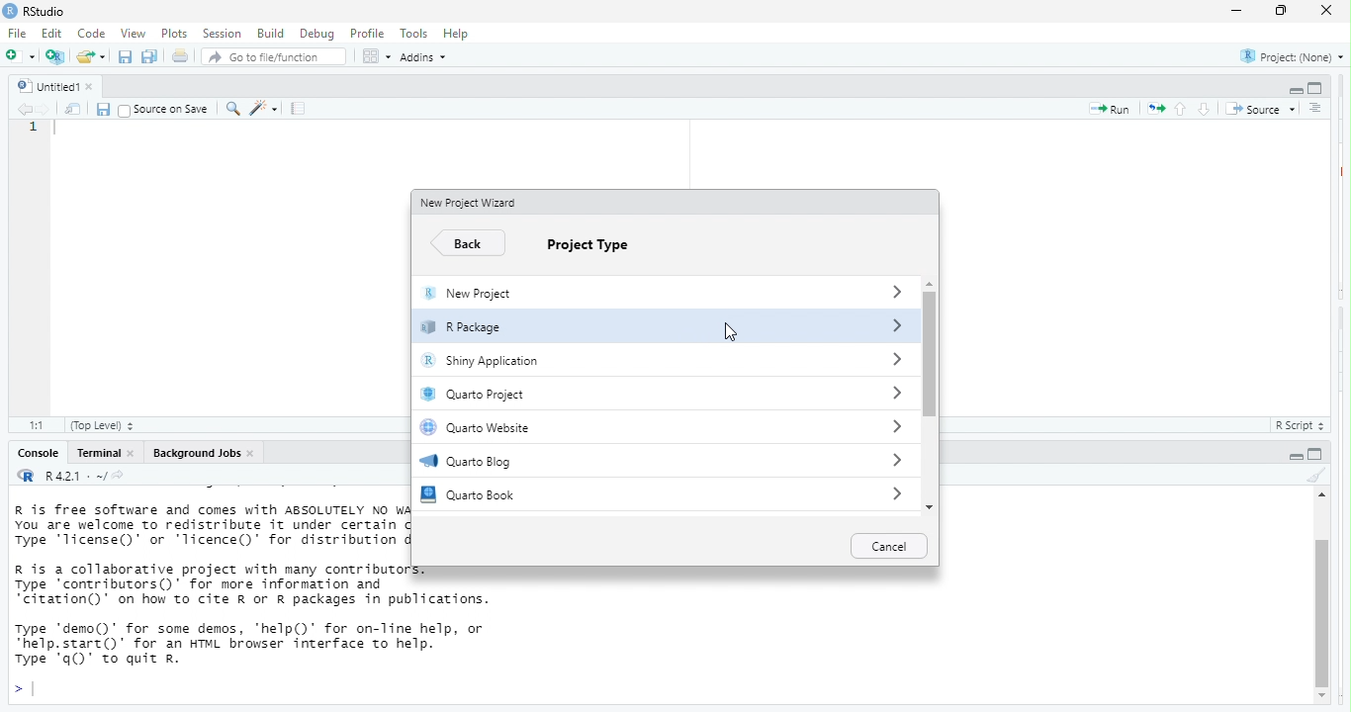 The width and height of the screenshot is (1351, 712). What do you see at coordinates (135, 454) in the screenshot?
I see `close` at bounding box center [135, 454].